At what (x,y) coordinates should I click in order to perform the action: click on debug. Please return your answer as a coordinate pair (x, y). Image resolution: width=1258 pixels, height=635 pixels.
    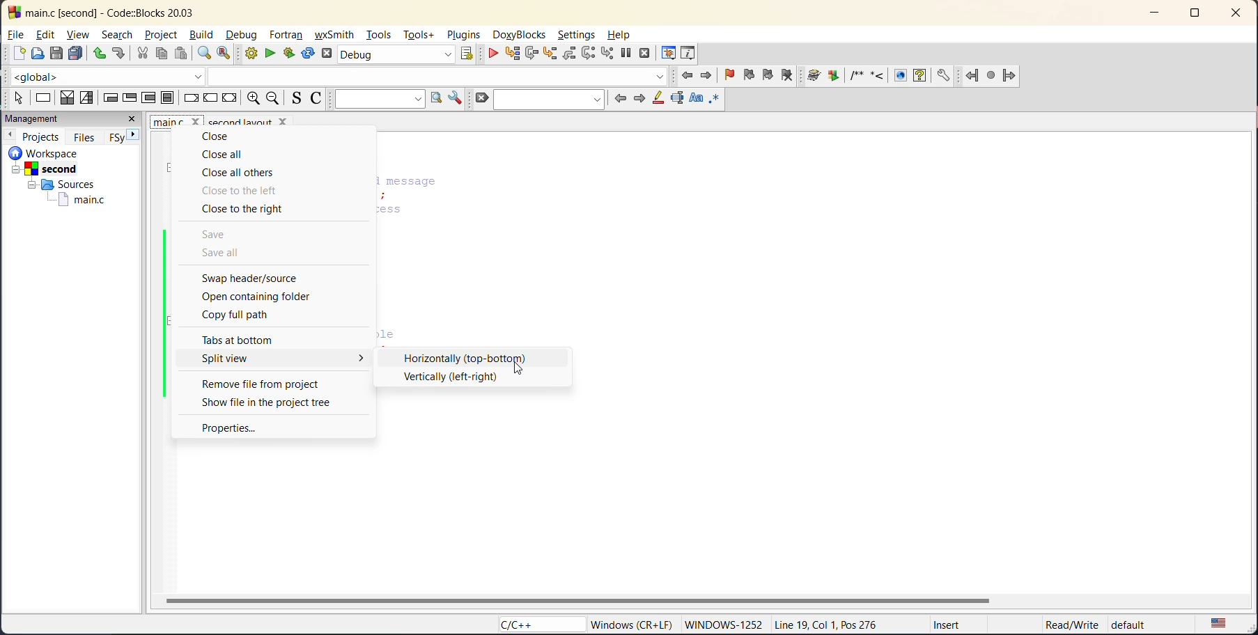
    Looking at the image, I should click on (244, 33).